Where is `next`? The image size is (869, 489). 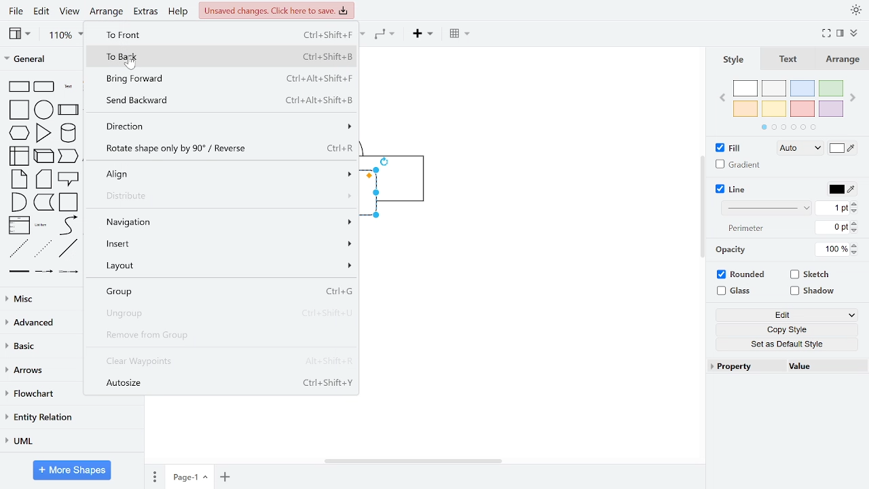
next is located at coordinates (853, 96).